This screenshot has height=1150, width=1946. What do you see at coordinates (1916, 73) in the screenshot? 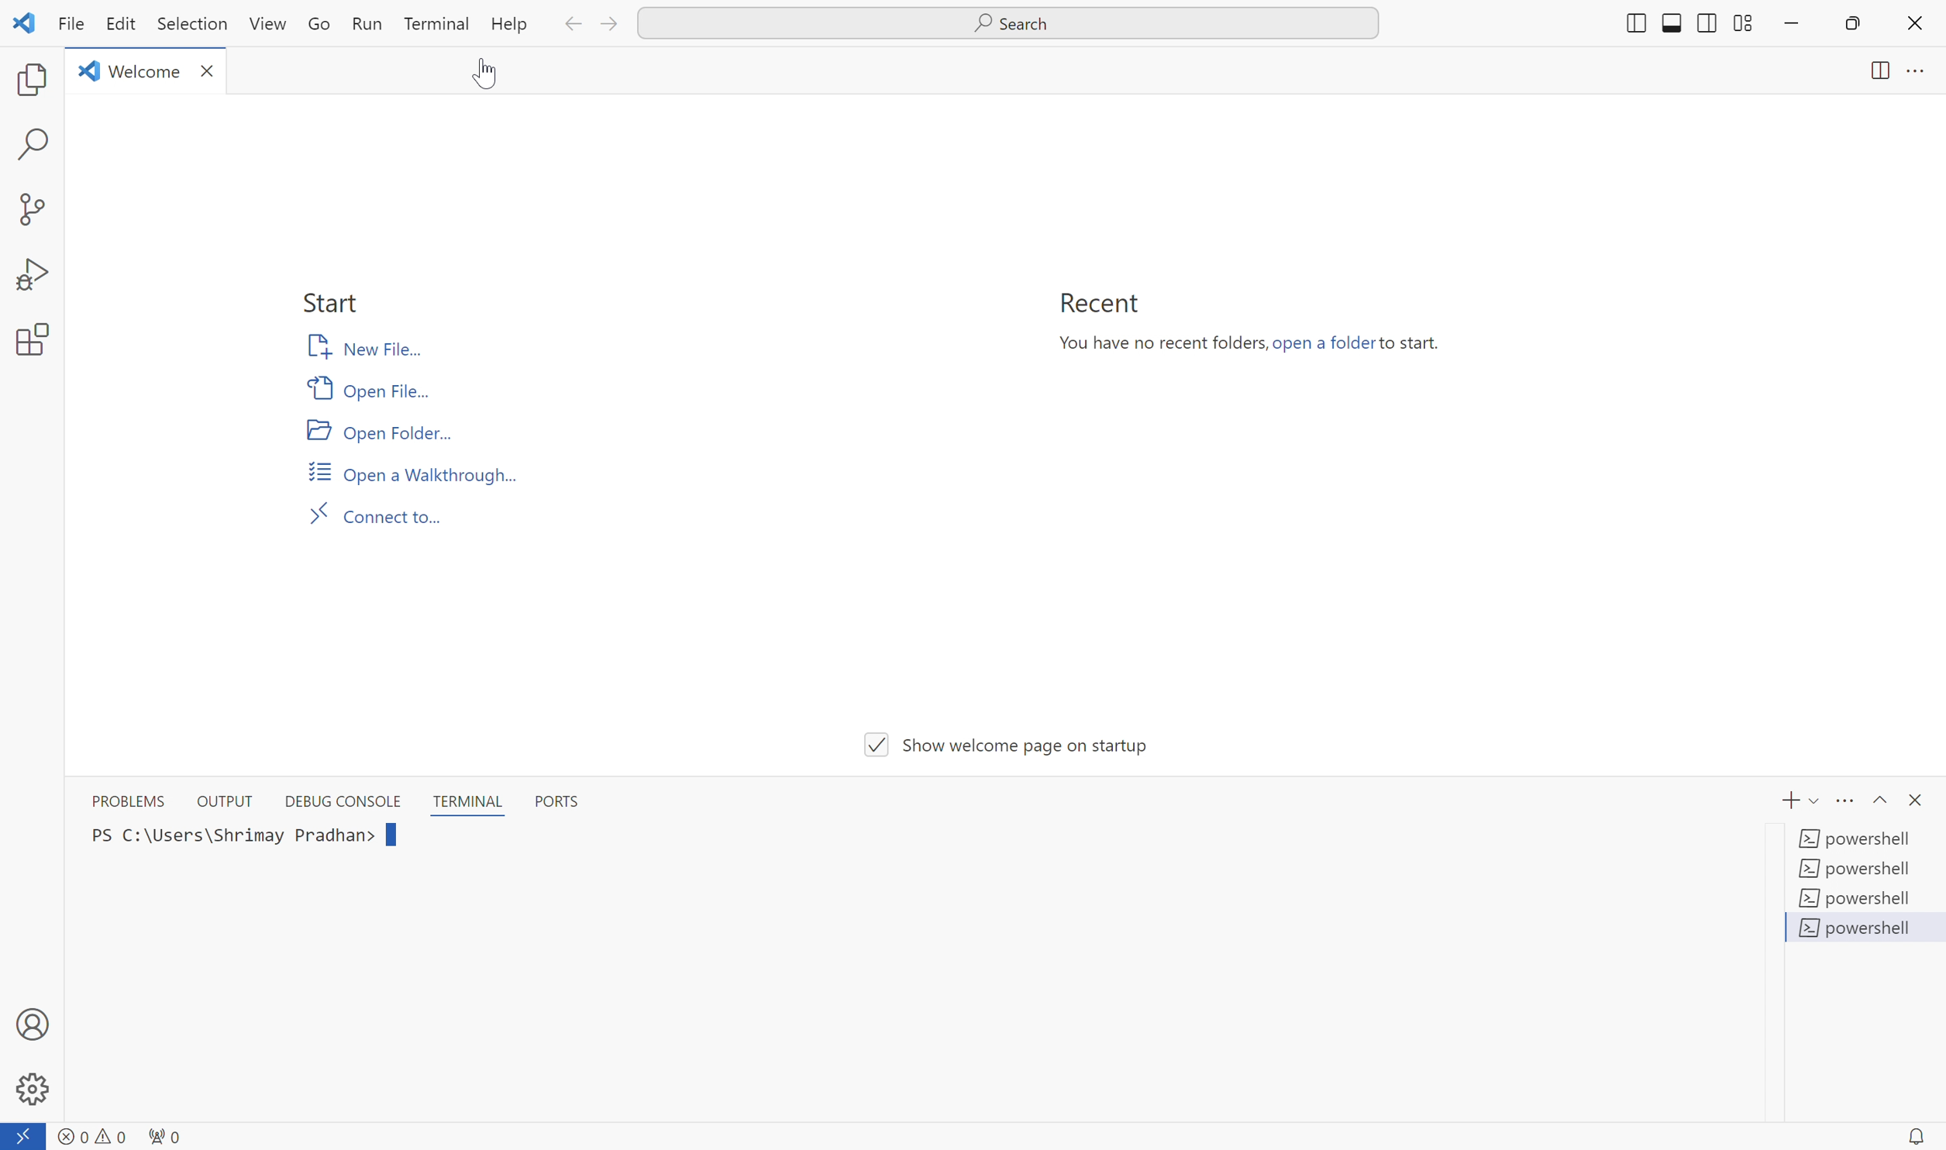
I see `more options` at bounding box center [1916, 73].